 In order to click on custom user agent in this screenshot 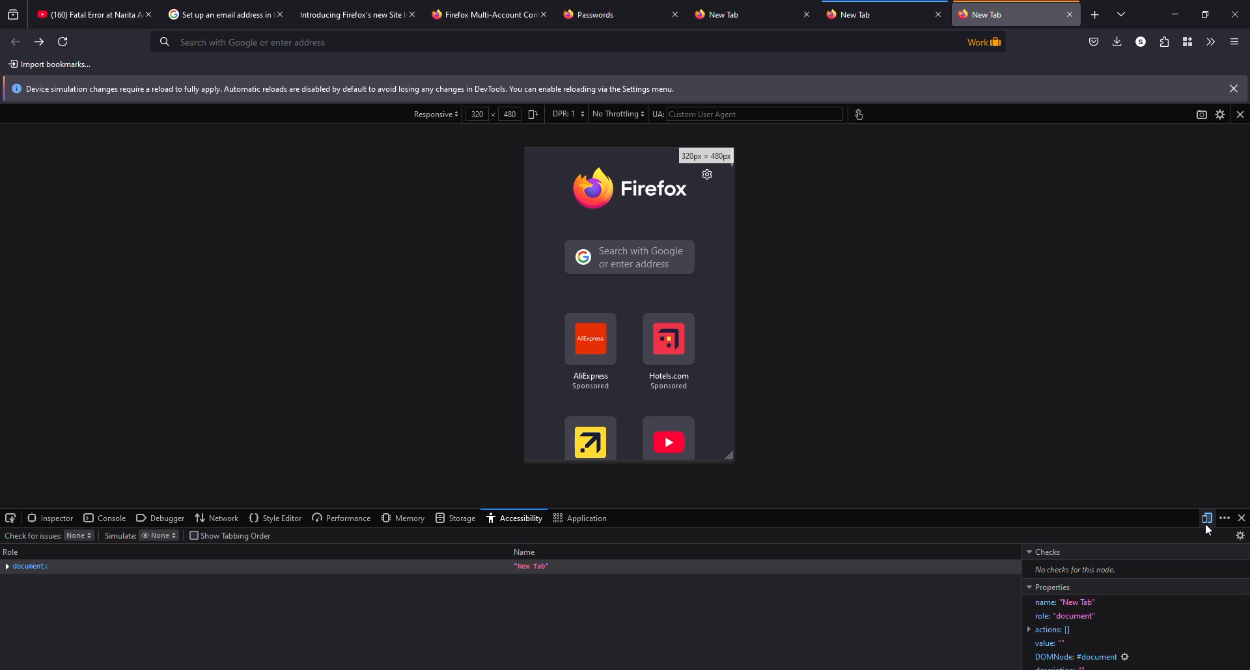, I will do `click(755, 114)`.